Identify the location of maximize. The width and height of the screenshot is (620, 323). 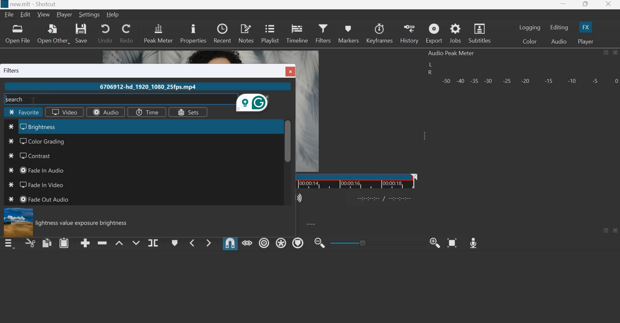
(585, 5).